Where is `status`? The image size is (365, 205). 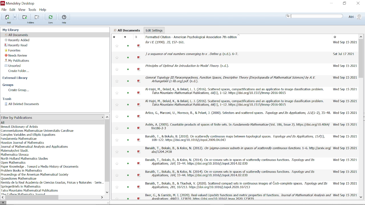 status is located at coordinates (129, 151).